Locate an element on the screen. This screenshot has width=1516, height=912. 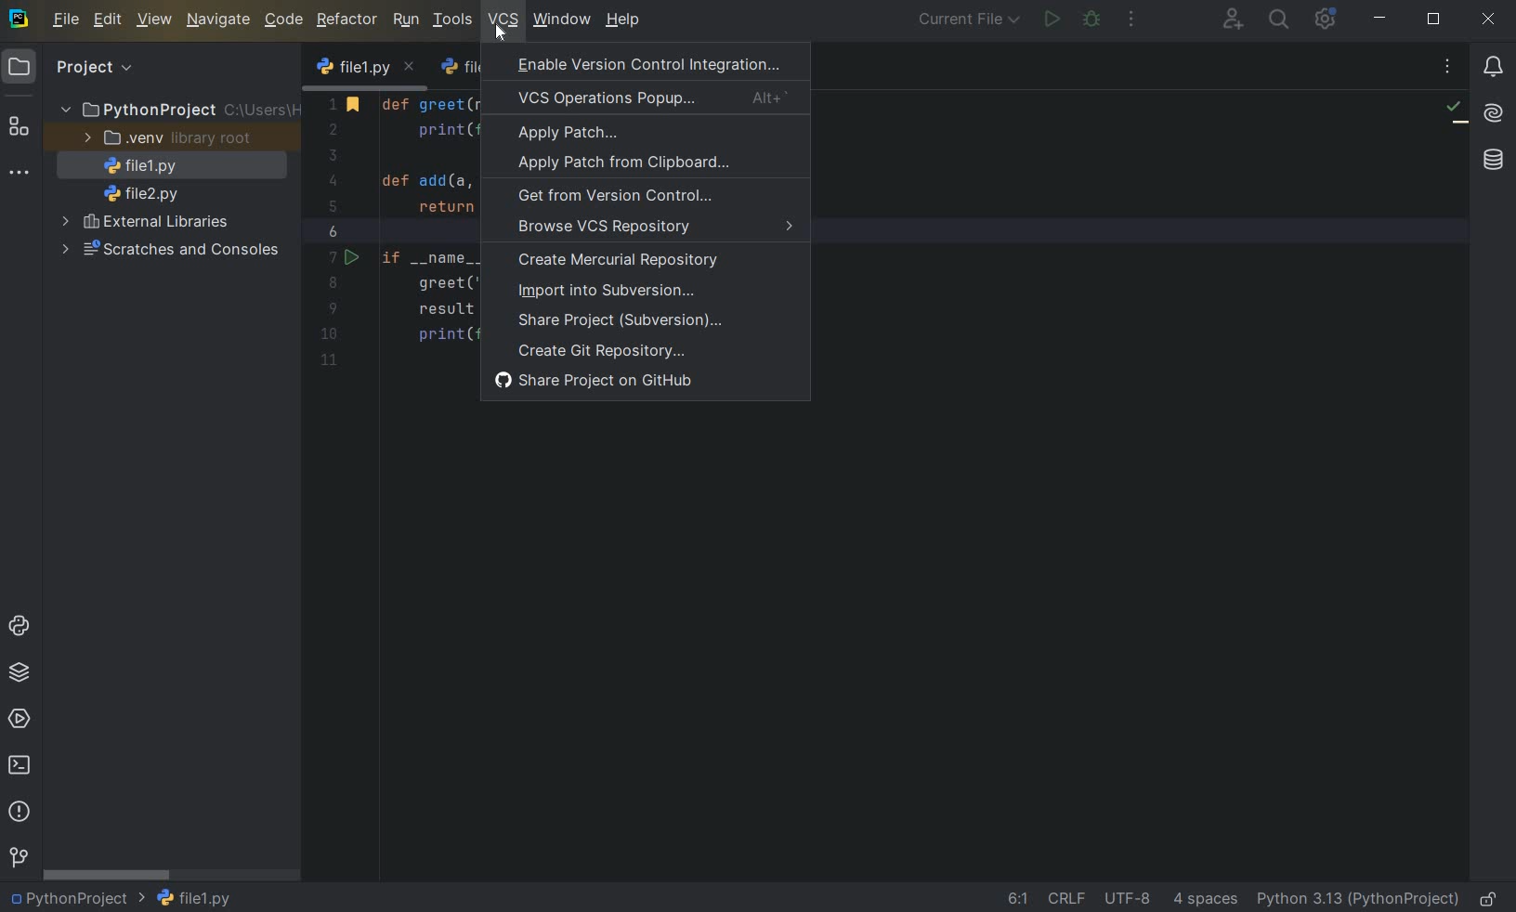
project name is located at coordinates (76, 900).